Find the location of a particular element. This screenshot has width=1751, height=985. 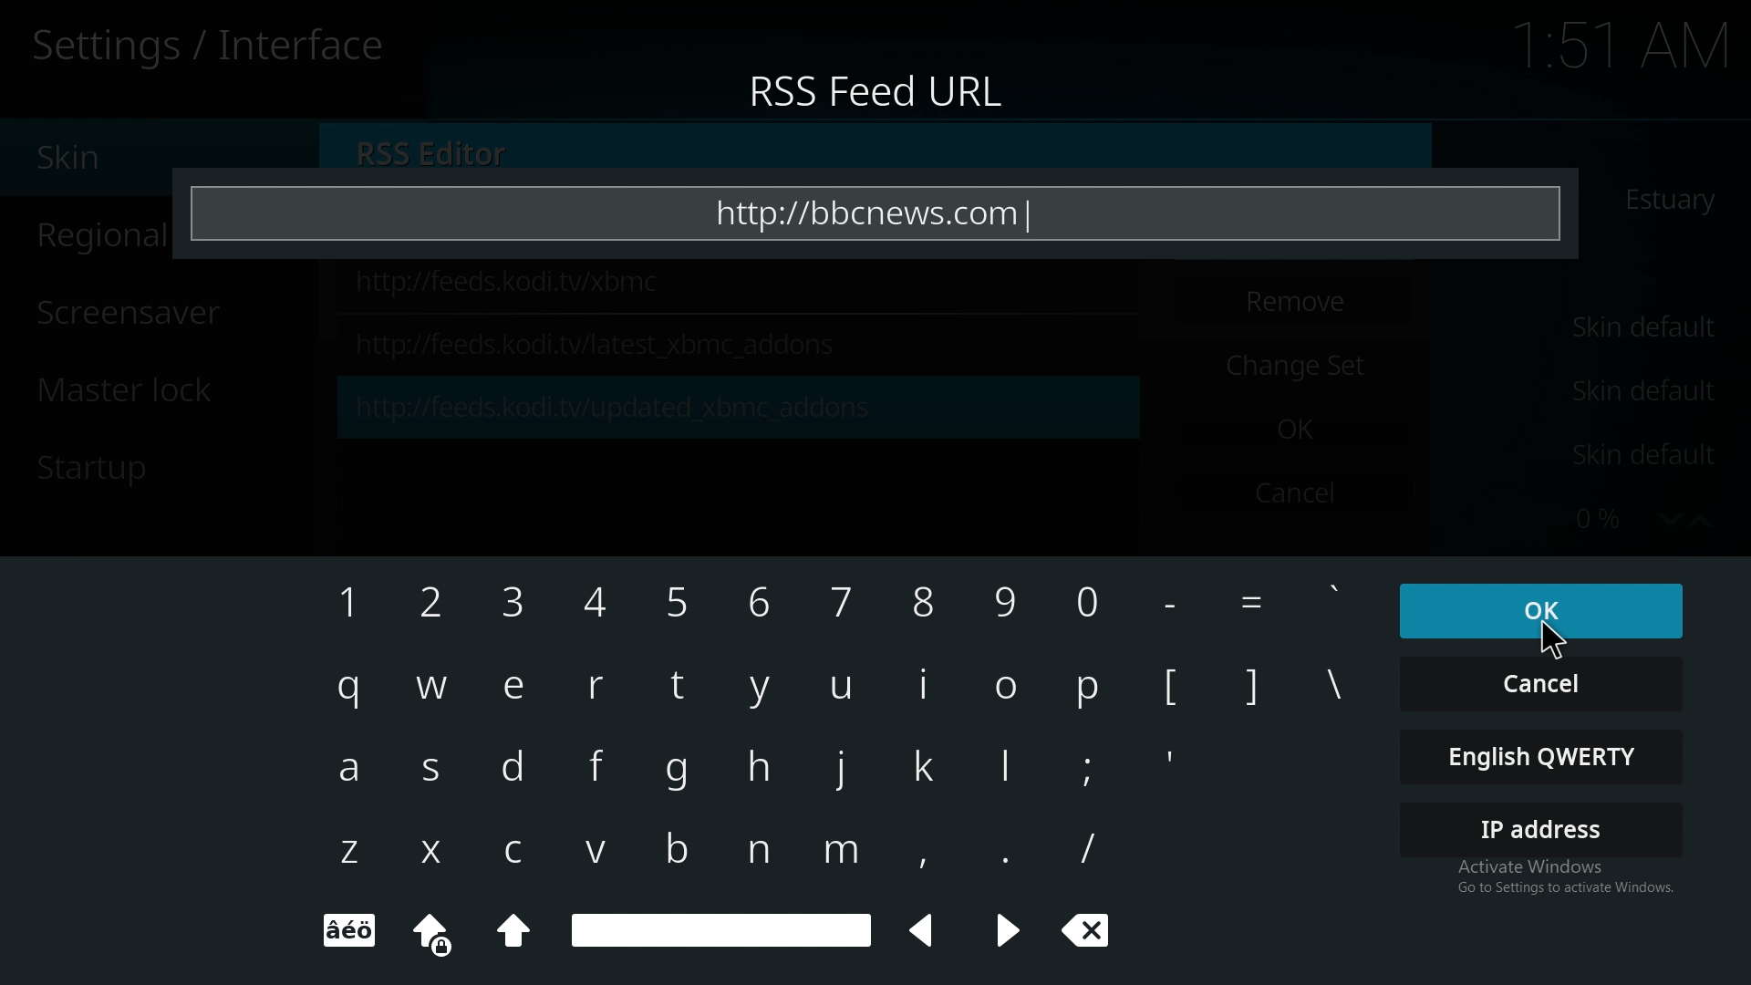

1 is located at coordinates (347, 610).